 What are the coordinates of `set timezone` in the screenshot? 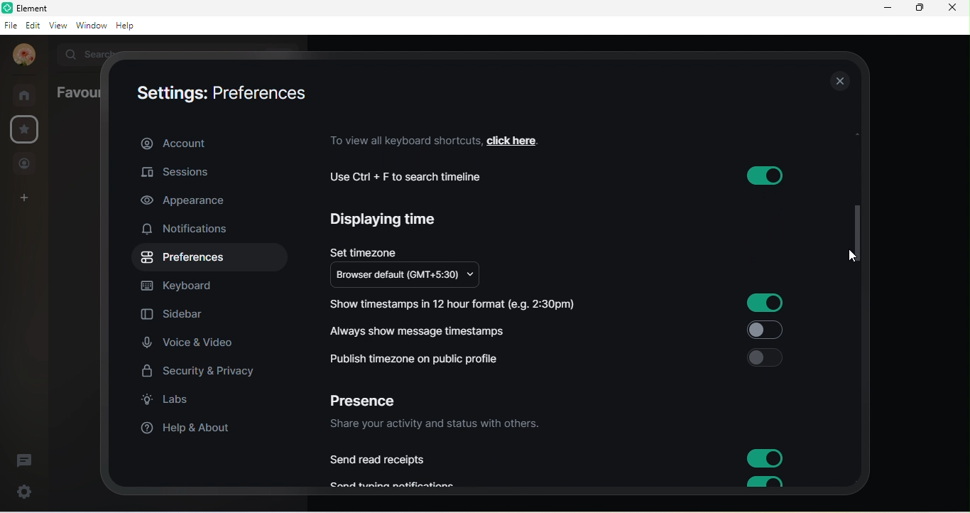 It's located at (364, 249).